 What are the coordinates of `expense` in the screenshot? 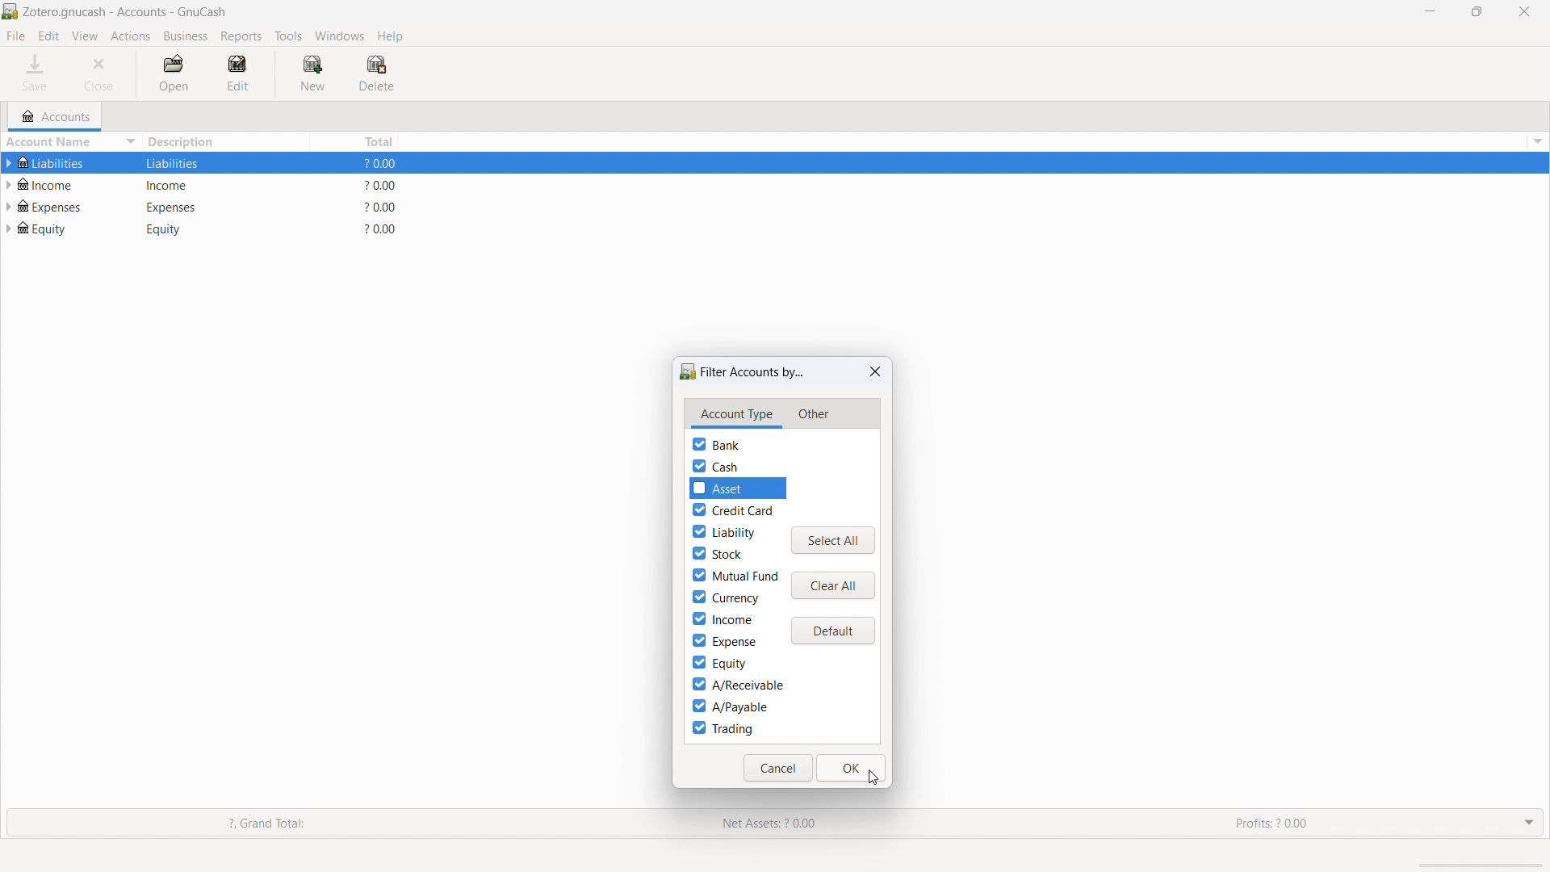 It's located at (723, 640).